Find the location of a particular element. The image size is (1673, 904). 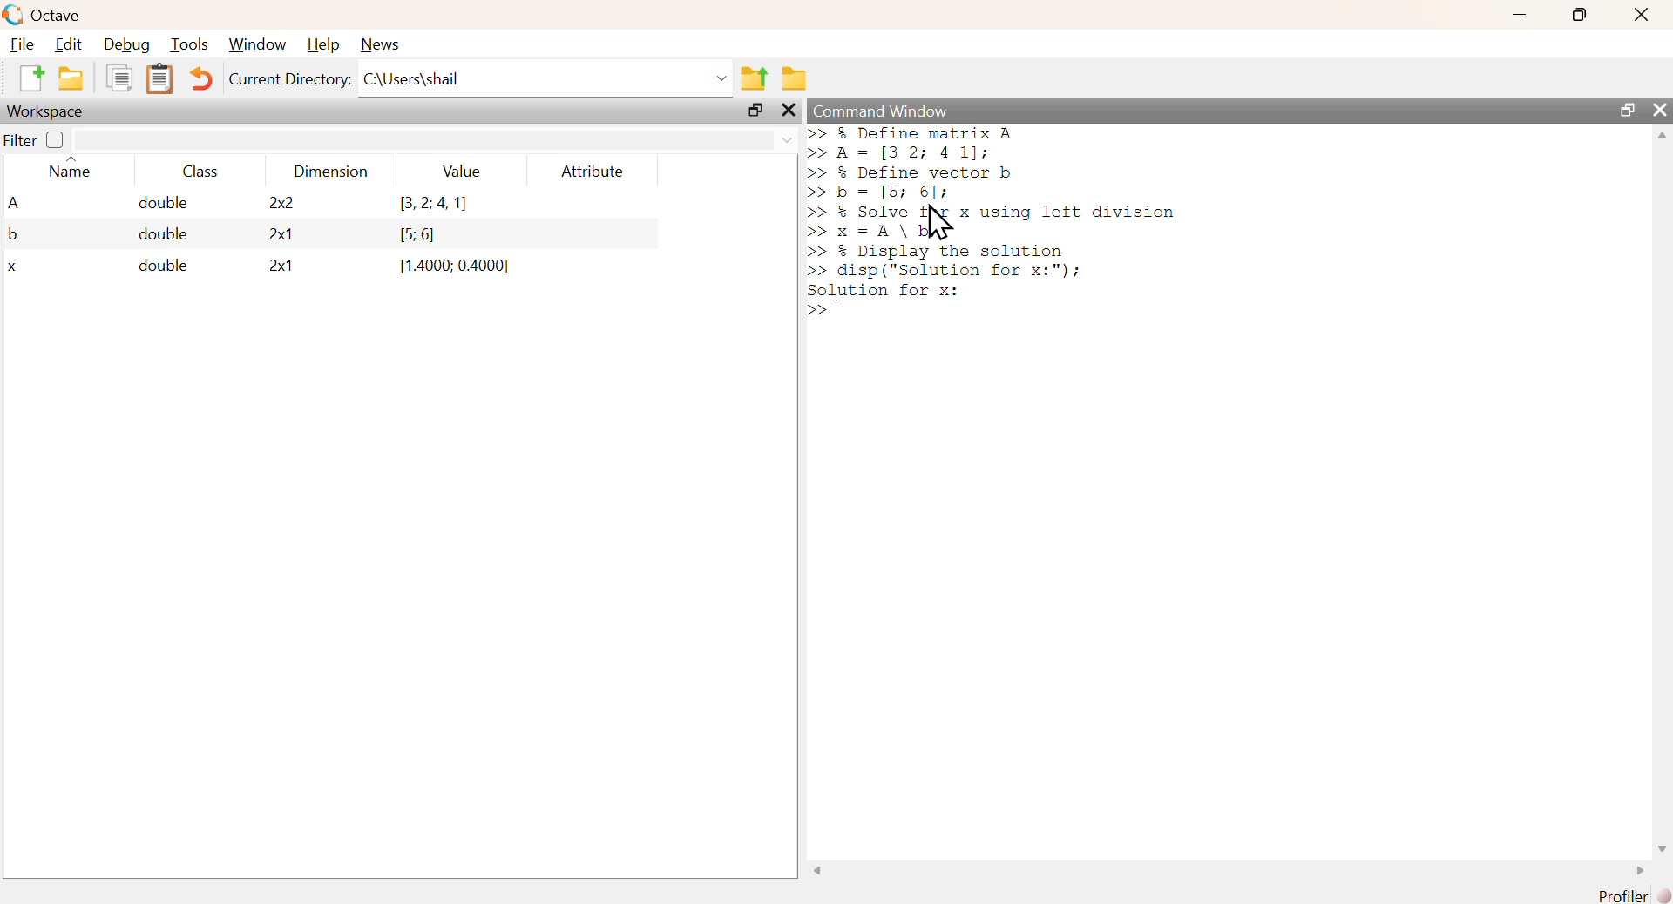

attribute is located at coordinates (590, 172).